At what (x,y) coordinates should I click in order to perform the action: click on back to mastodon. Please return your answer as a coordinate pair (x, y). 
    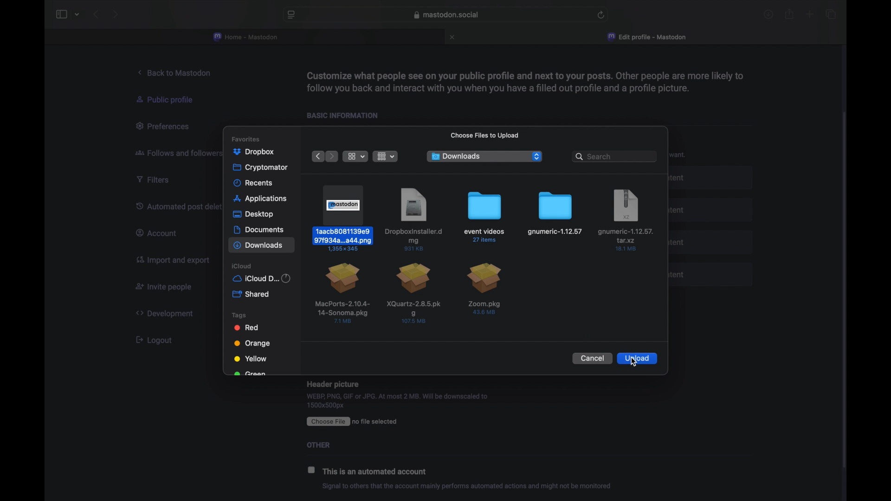
    Looking at the image, I should click on (177, 73).